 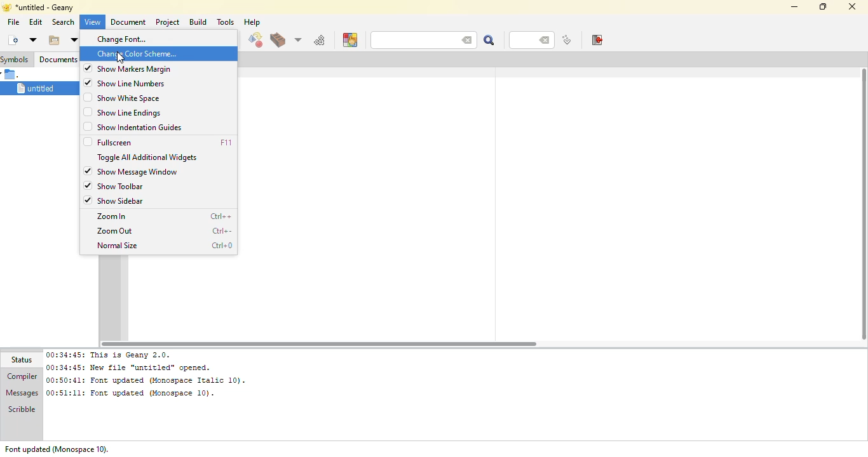 I want to click on file, so click(x=13, y=22).